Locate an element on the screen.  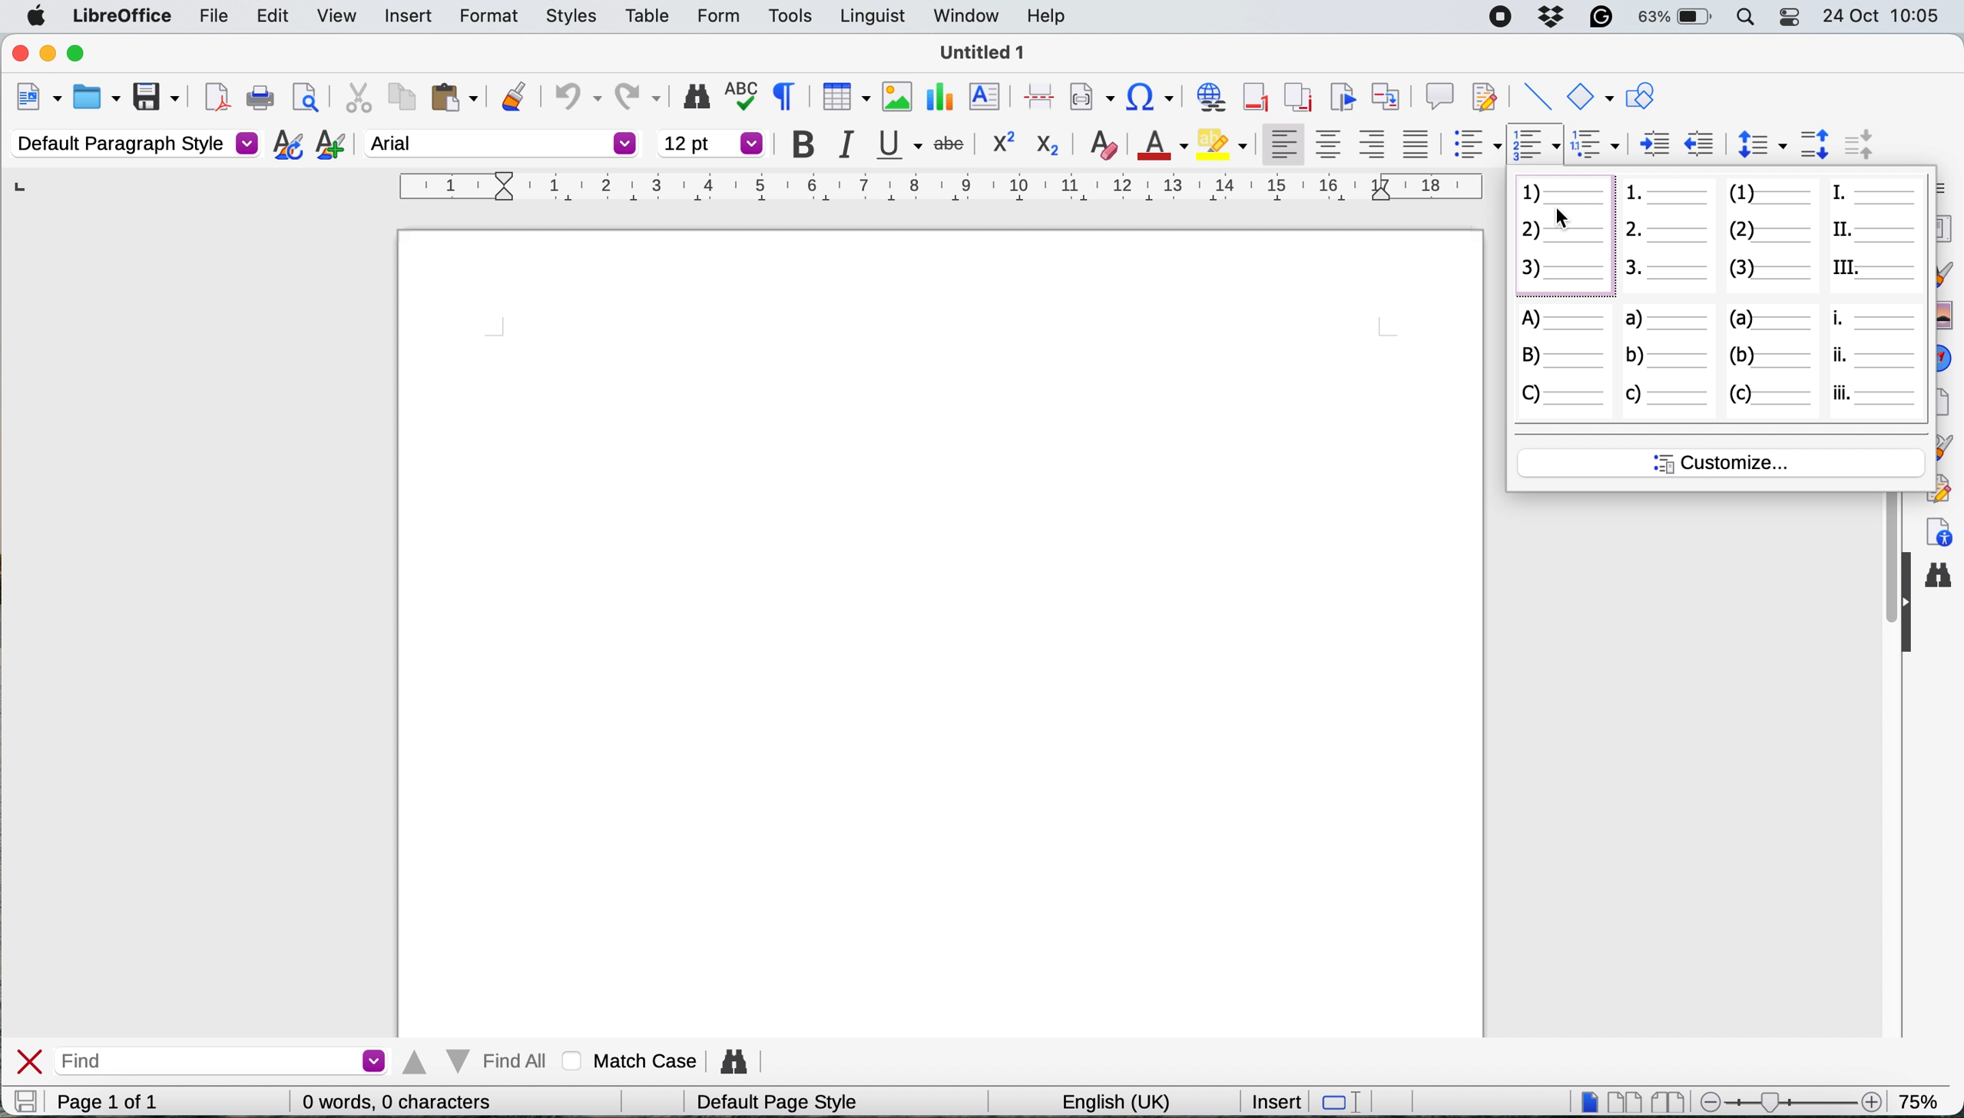
basic shapes is located at coordinates (1589, 96).